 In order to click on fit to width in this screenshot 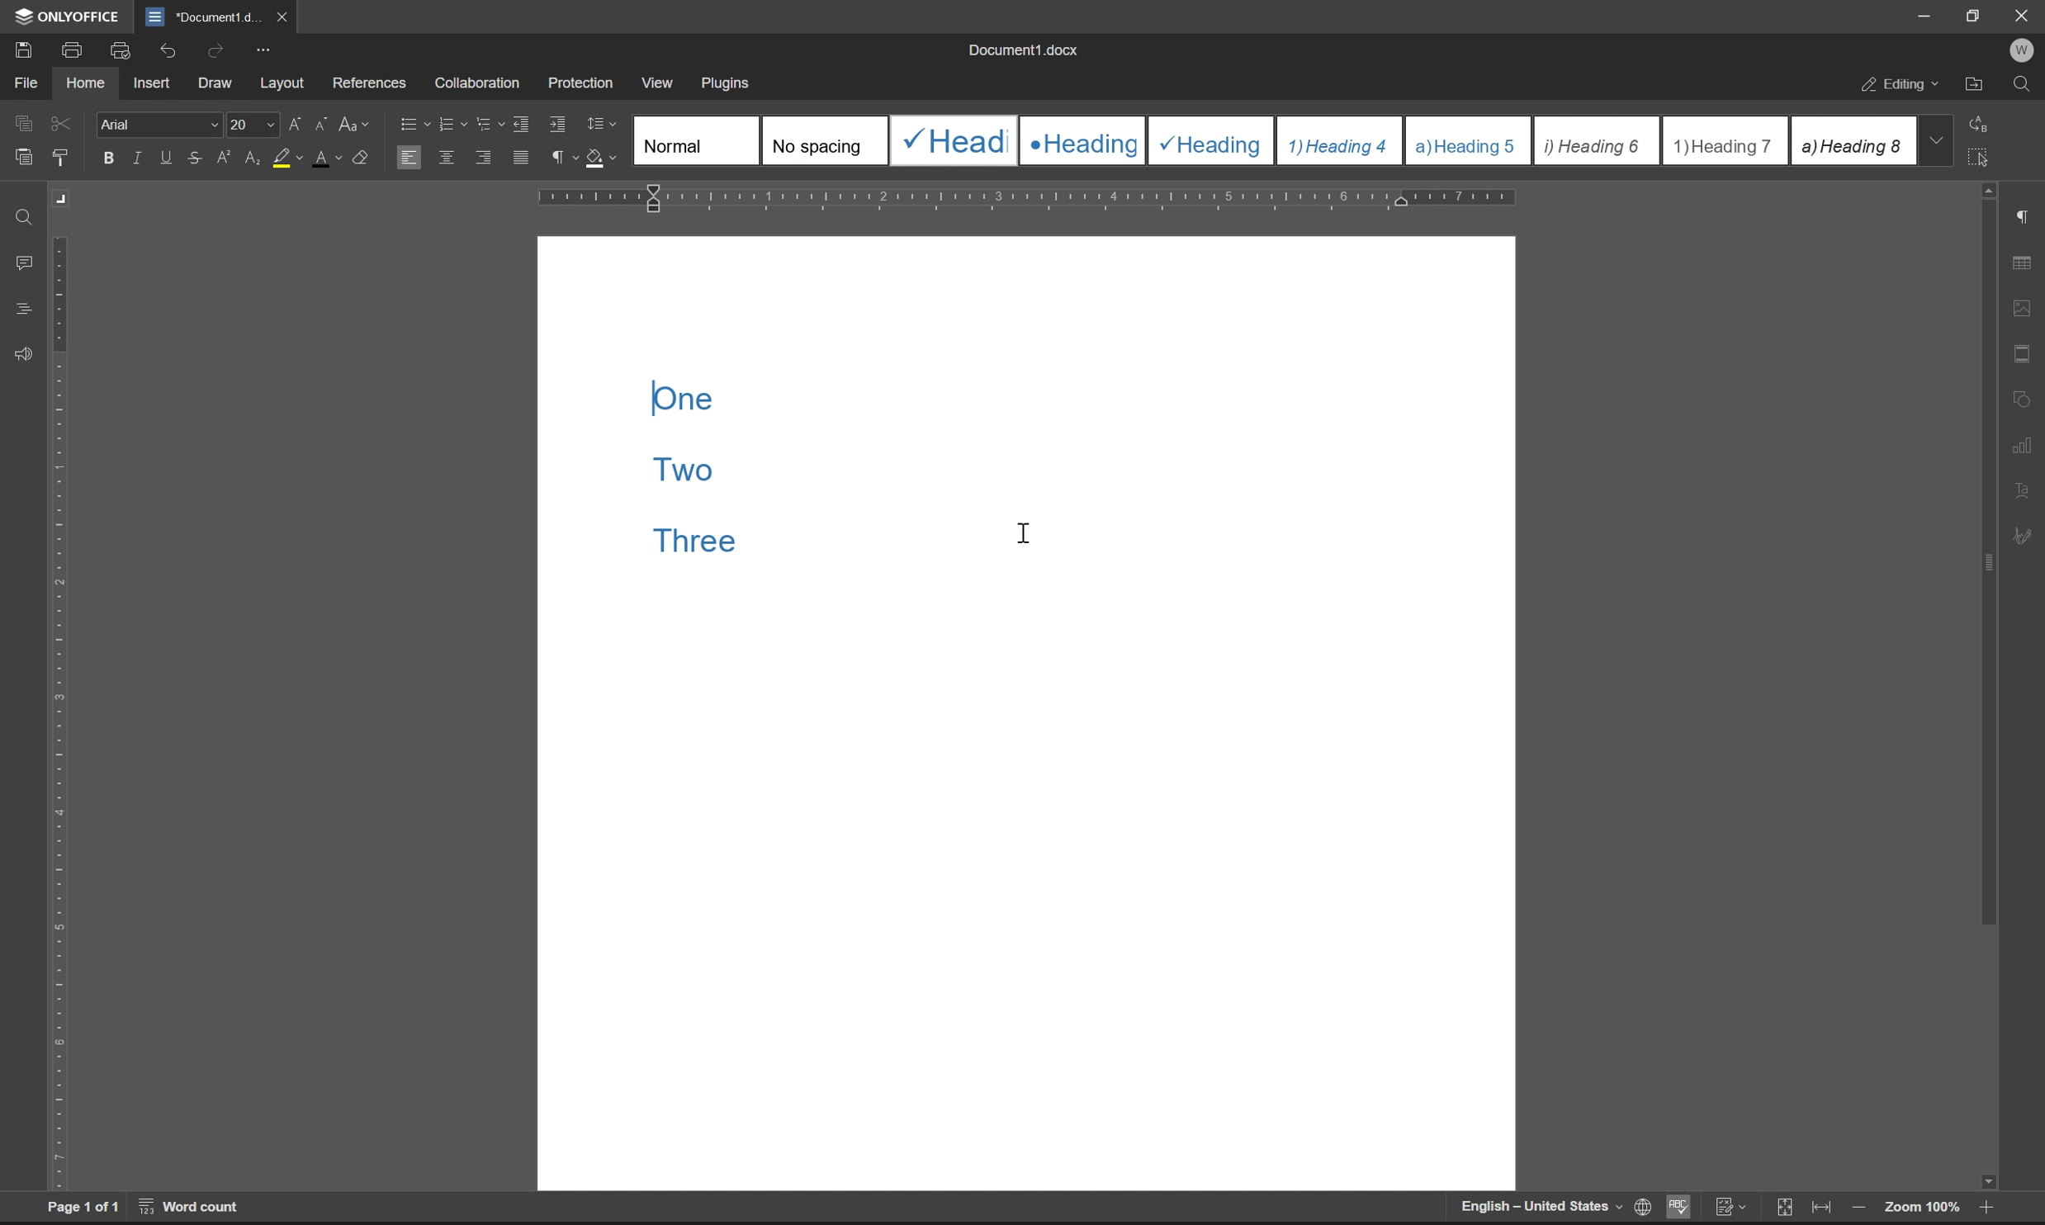, I will do `click(1821, 1208)`.